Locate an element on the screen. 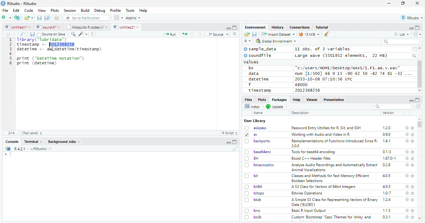  bitops is located at coordinates (255, 193).